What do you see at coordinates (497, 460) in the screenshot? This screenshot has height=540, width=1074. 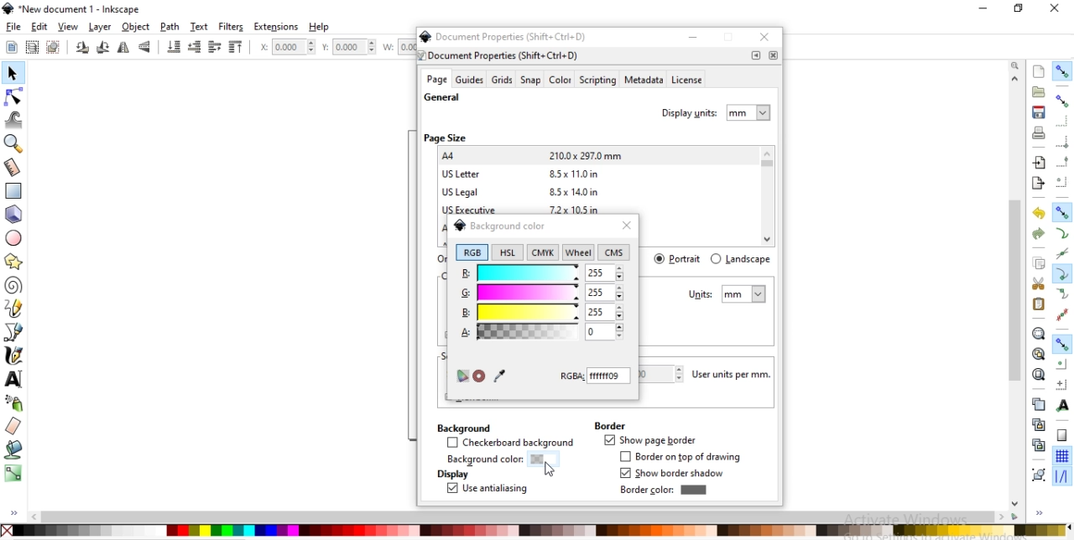 I see `background color` at bounding box center [497, 460].